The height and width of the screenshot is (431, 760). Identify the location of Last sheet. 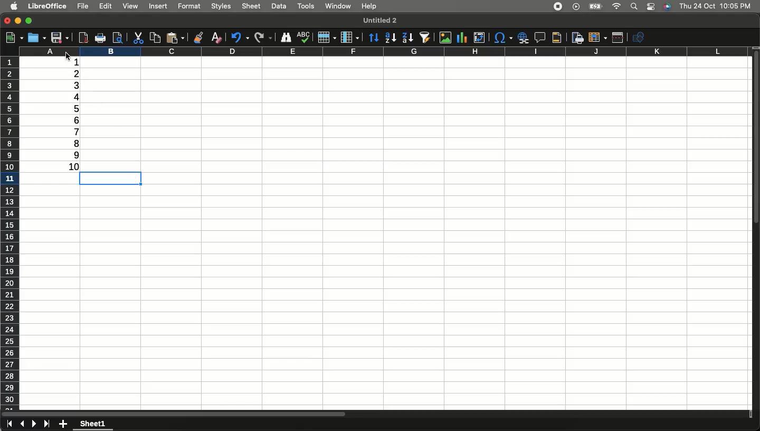
(47, 424).